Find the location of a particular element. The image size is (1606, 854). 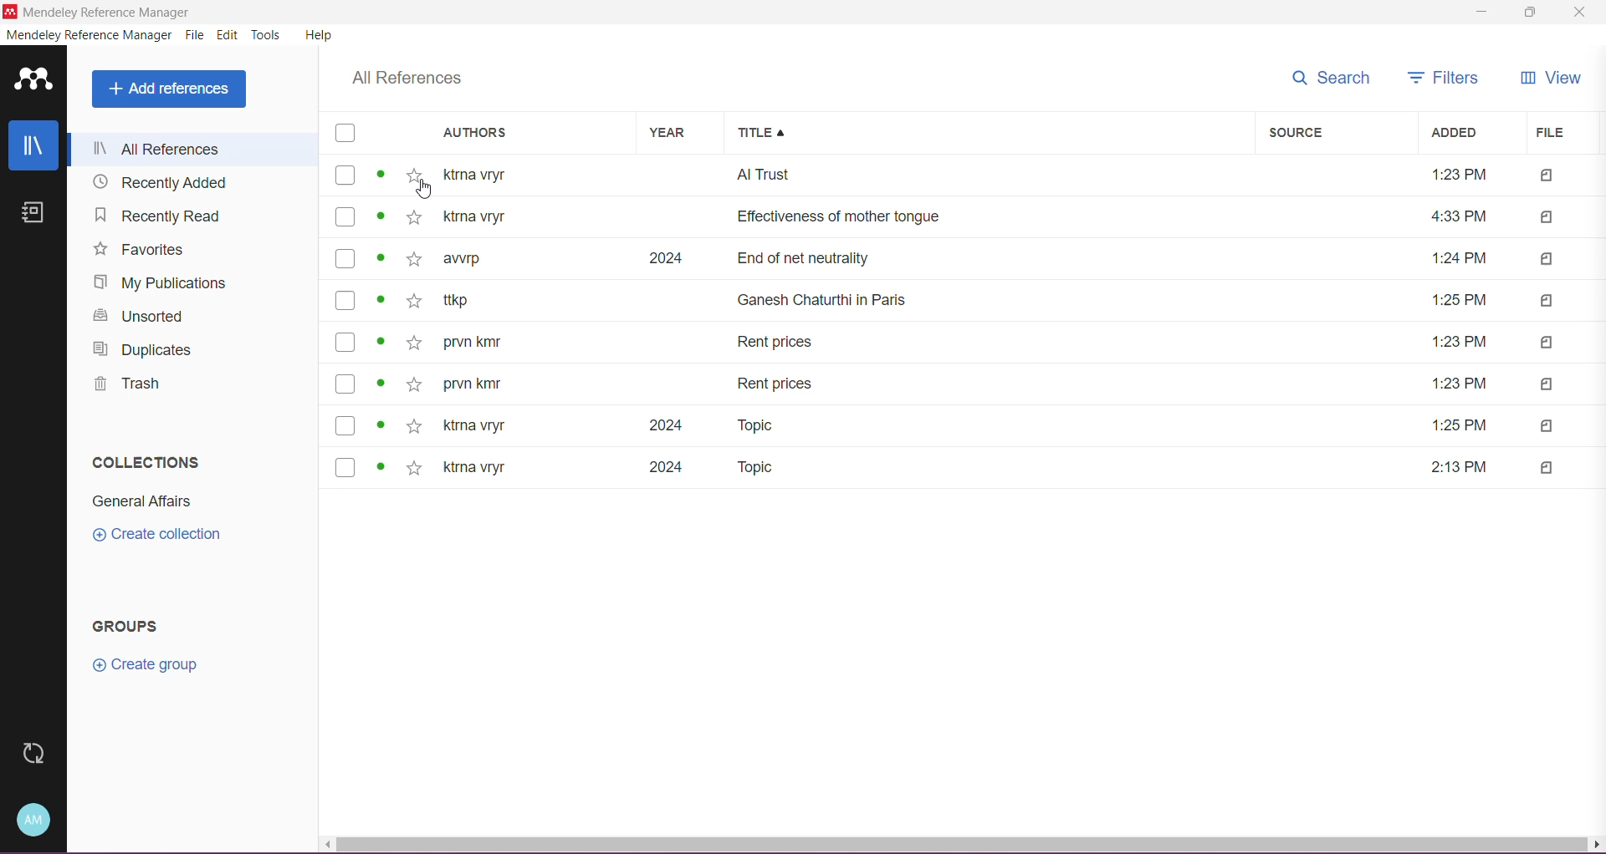

View is located at coordinates (1551, 80).